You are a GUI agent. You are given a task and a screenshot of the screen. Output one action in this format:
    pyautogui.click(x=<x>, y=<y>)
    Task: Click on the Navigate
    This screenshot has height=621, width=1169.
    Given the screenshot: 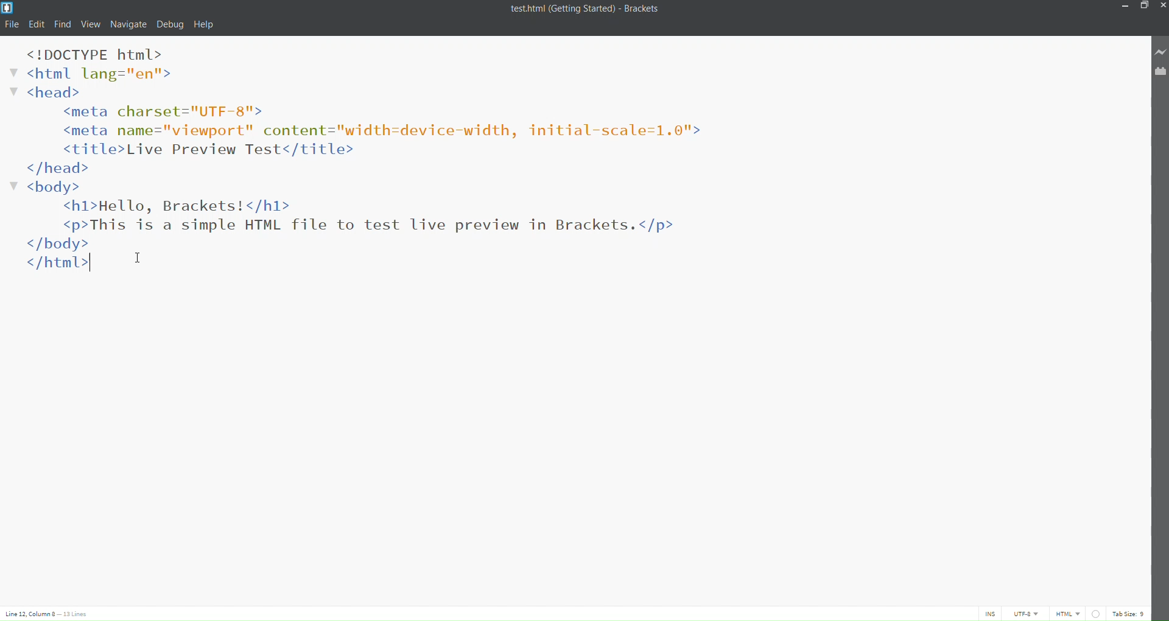 What is the action you would take?
    pyautogui.click(x=128, y=25)
    